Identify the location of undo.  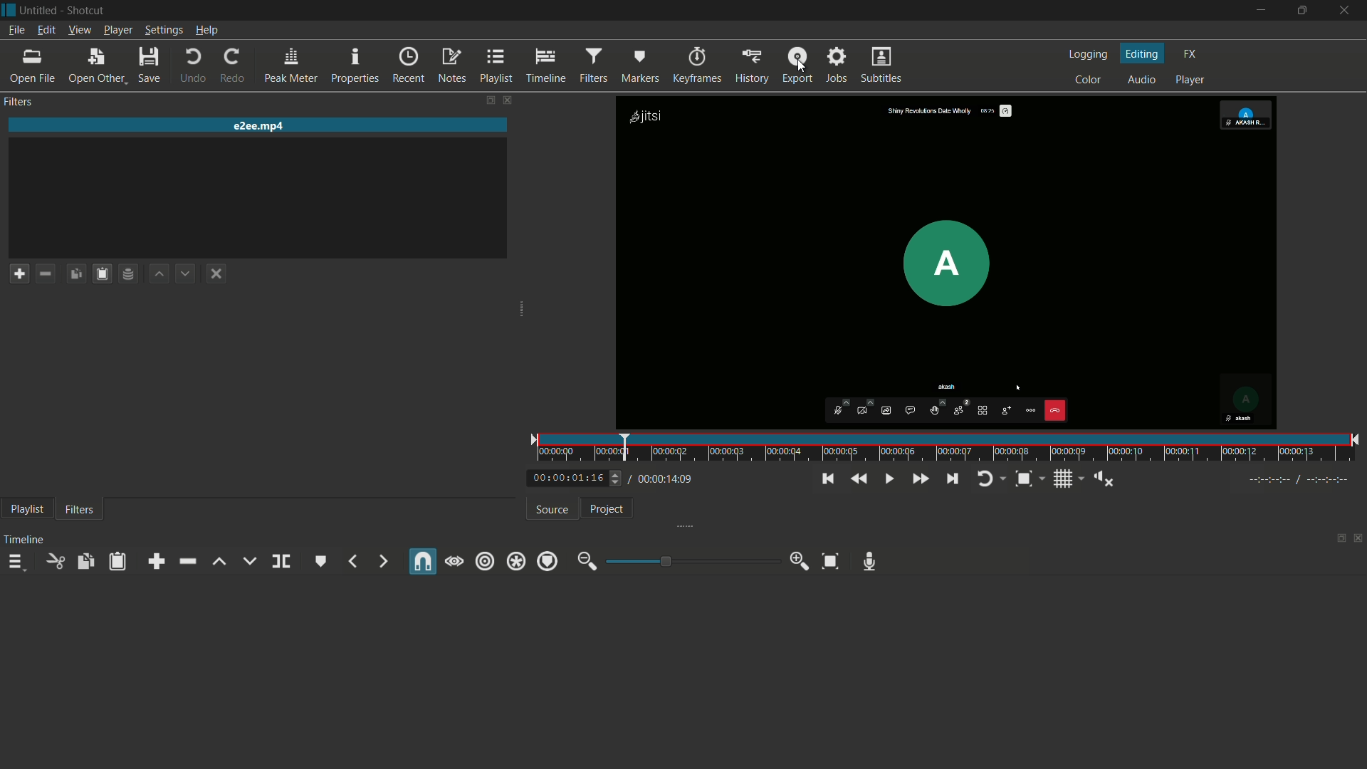
(193, 66).